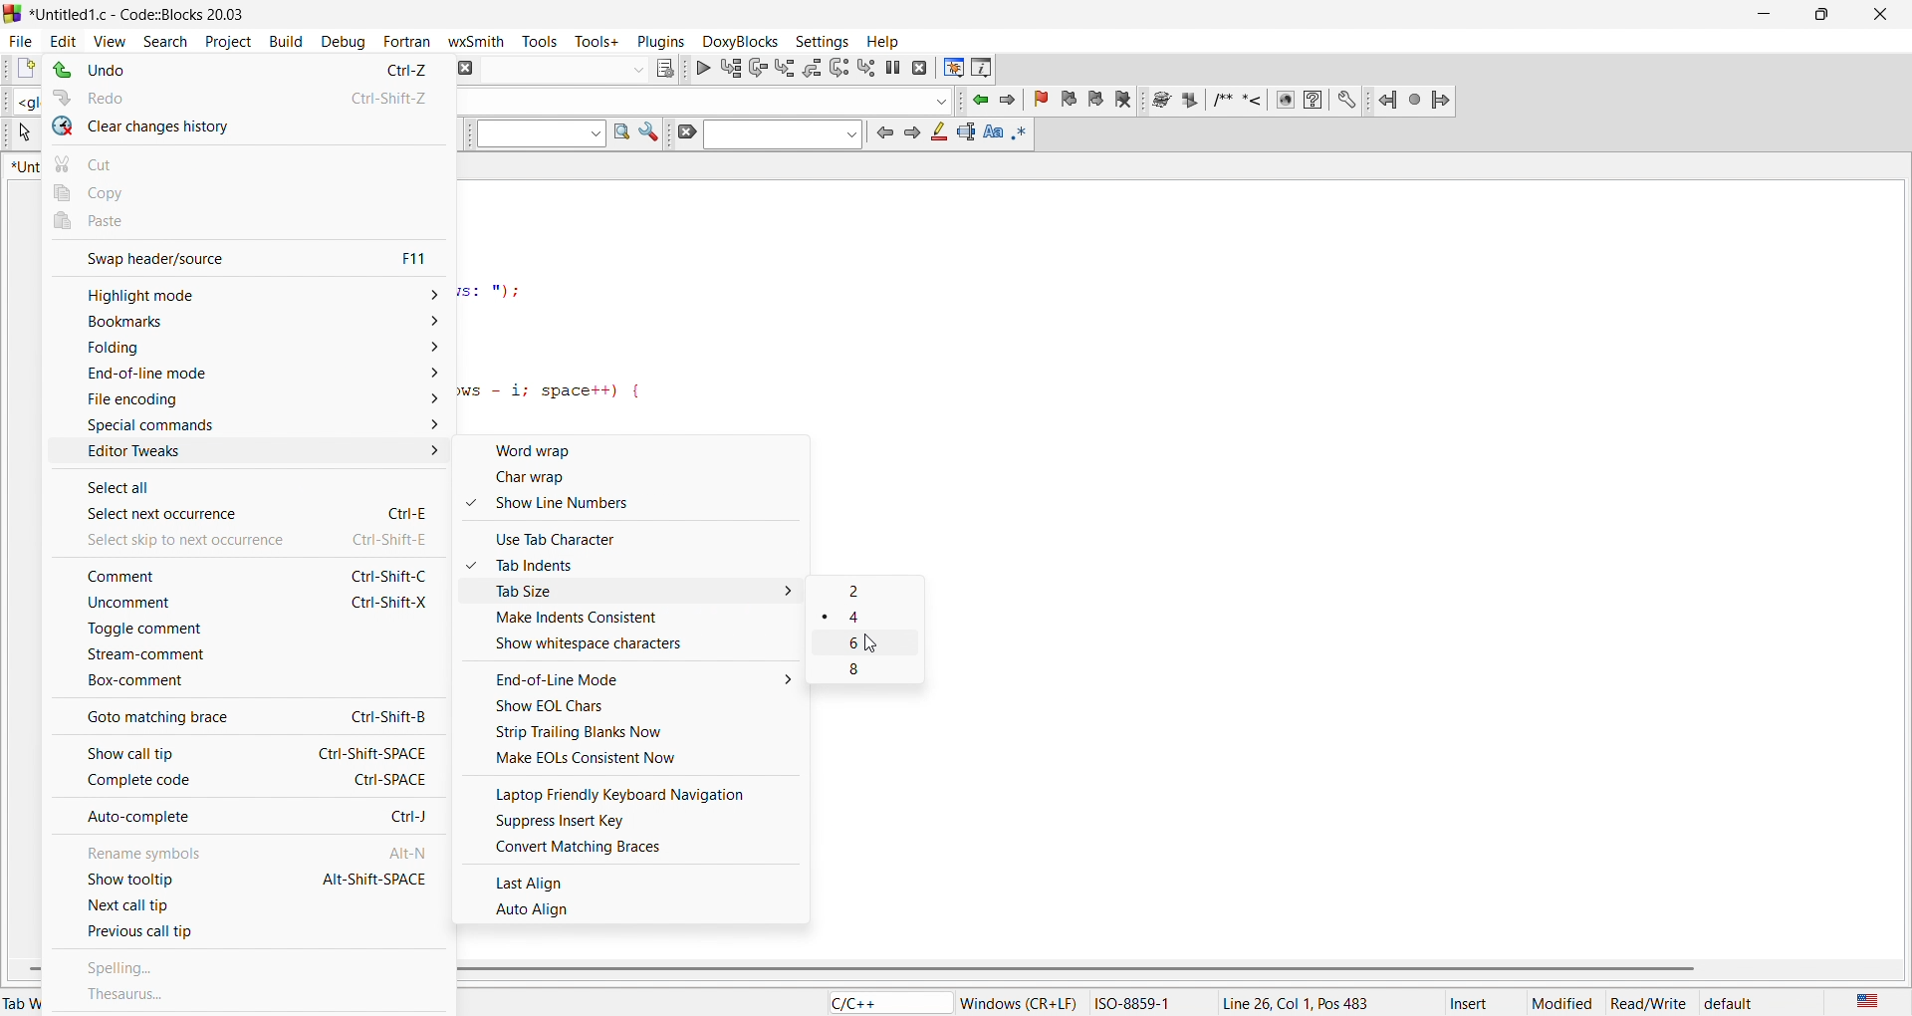  I want to click on search, so click(170, 38).